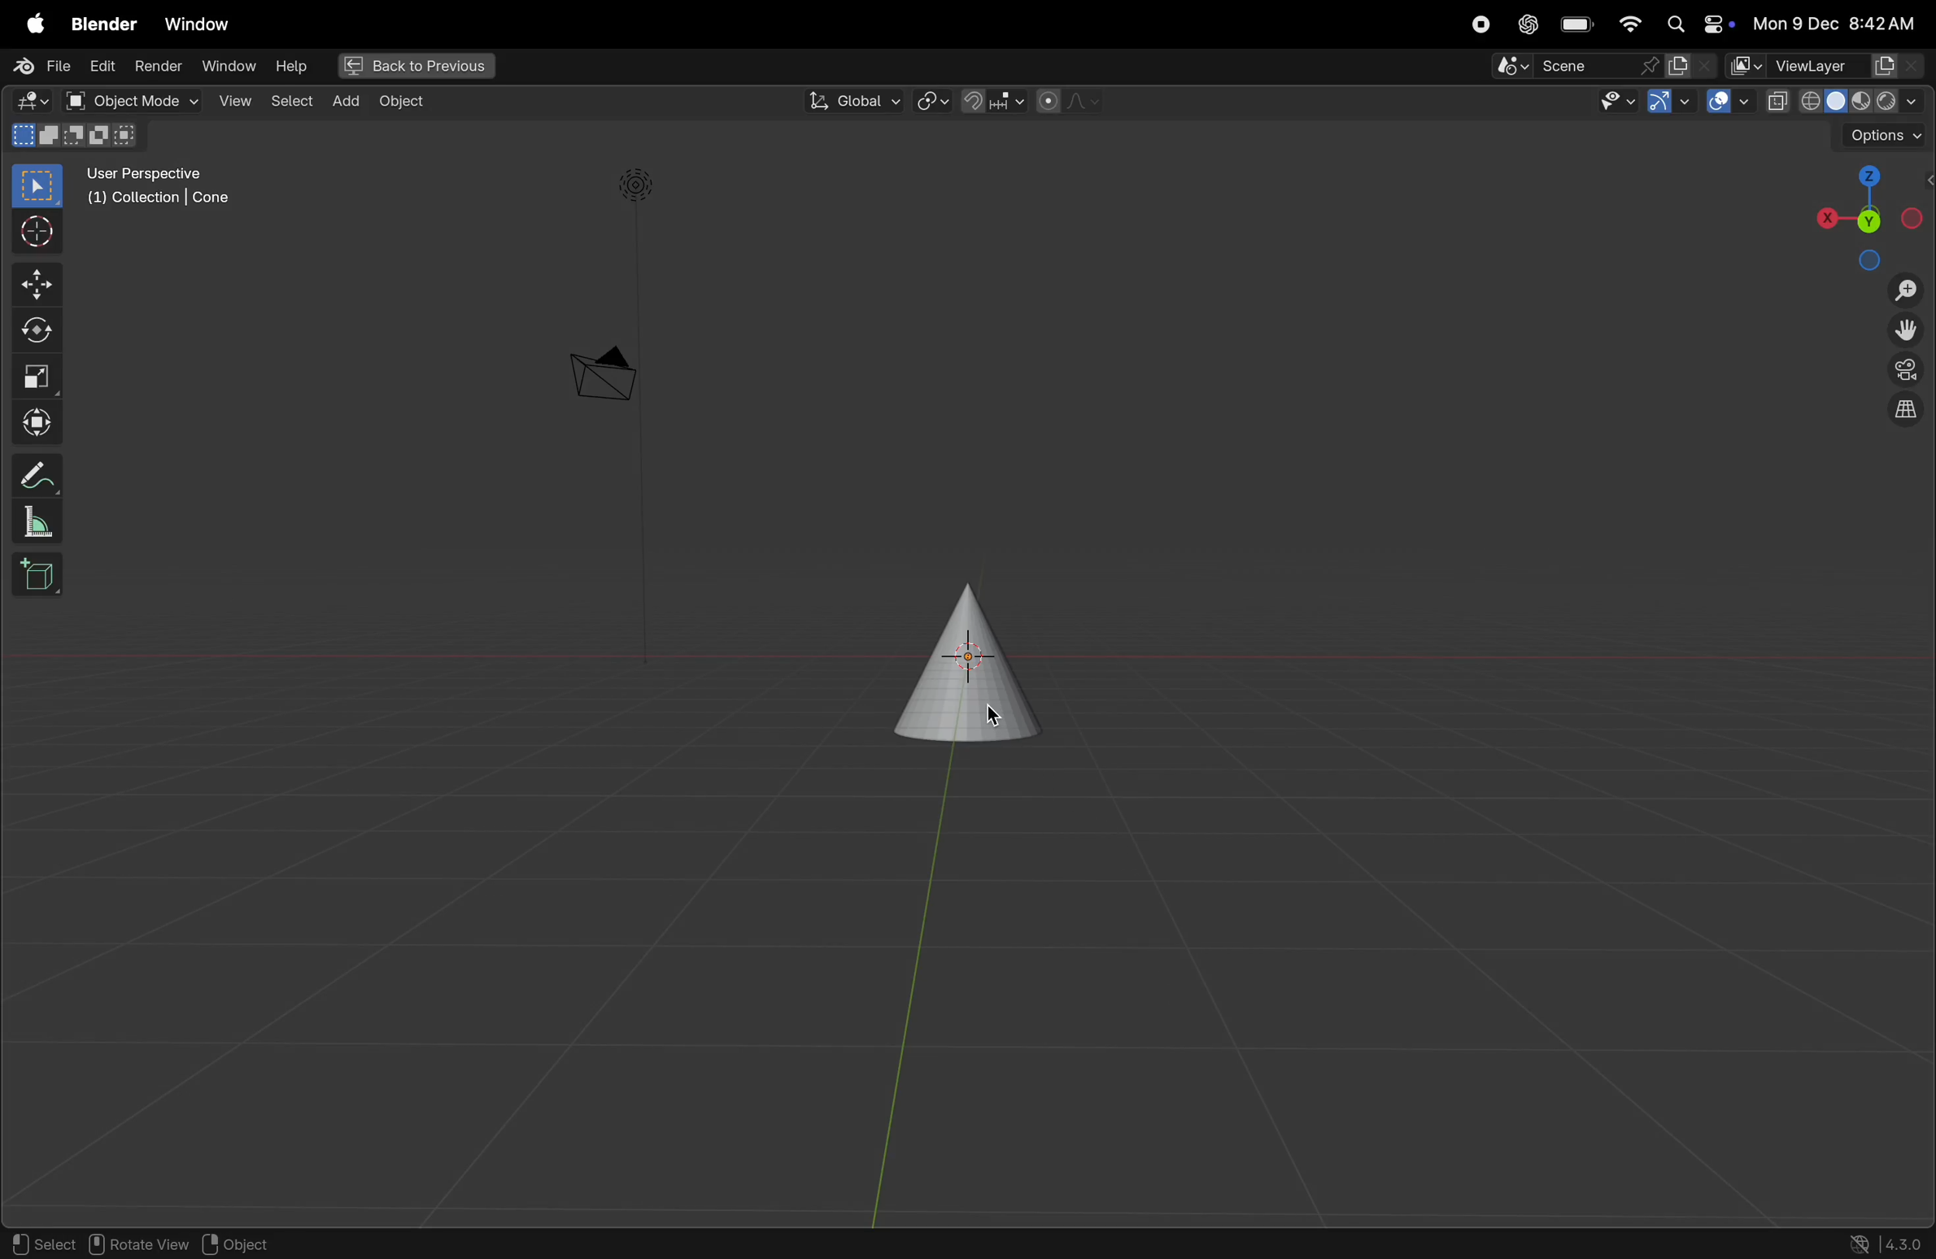 The height and width of the screenshot is (1259, 1936). Describe the element at coordinates (1689, 65) in the screenshot. I see `new scene` at that location.